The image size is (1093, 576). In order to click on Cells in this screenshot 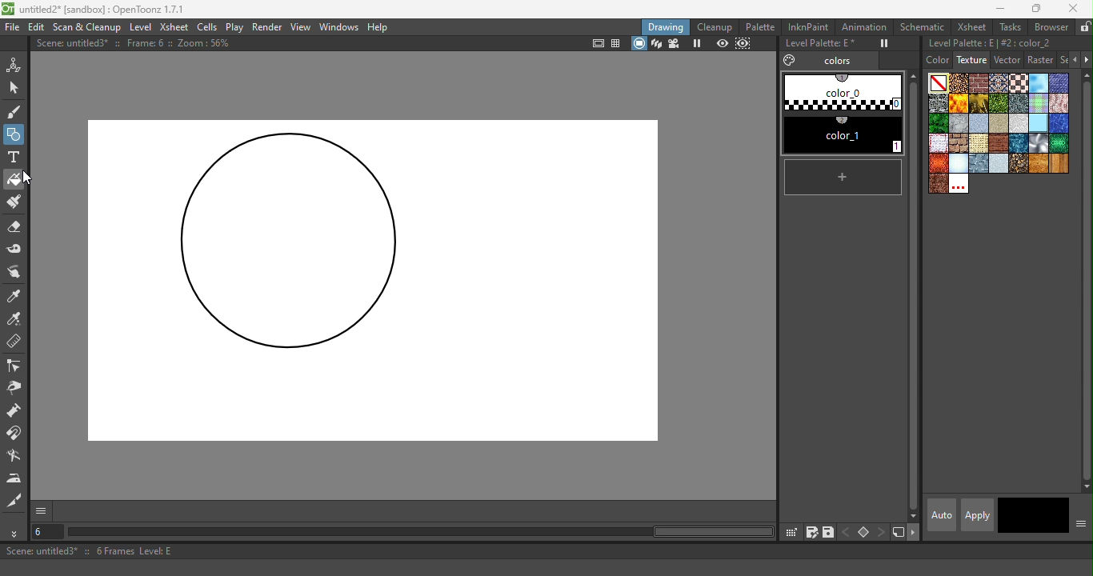, I will do `click(206, 27)`.